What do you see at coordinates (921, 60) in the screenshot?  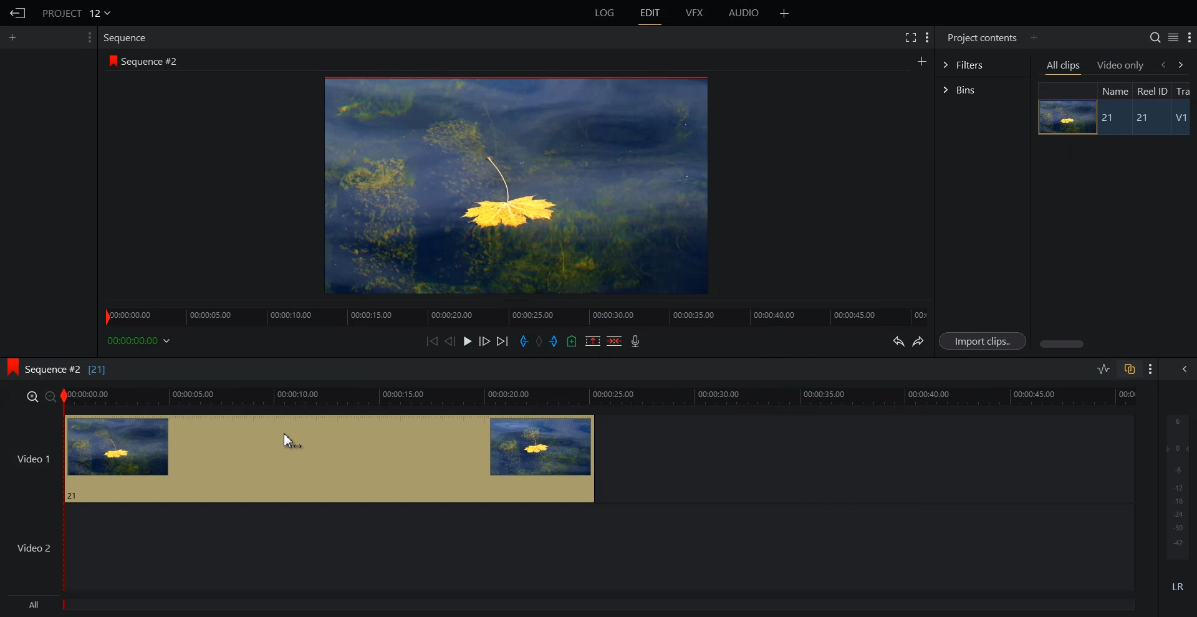 I see `Add panel` at bounding box center [921, 60].